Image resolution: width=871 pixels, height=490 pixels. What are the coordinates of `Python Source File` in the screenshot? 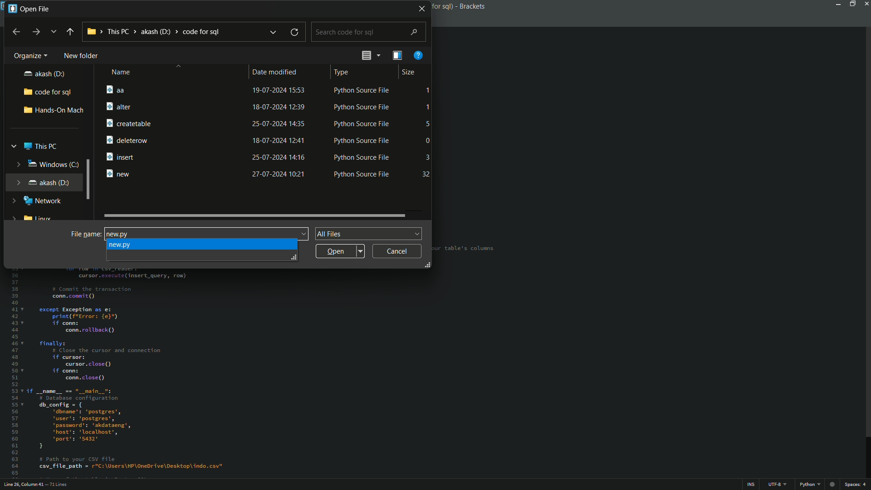 It's located at (363, 107).